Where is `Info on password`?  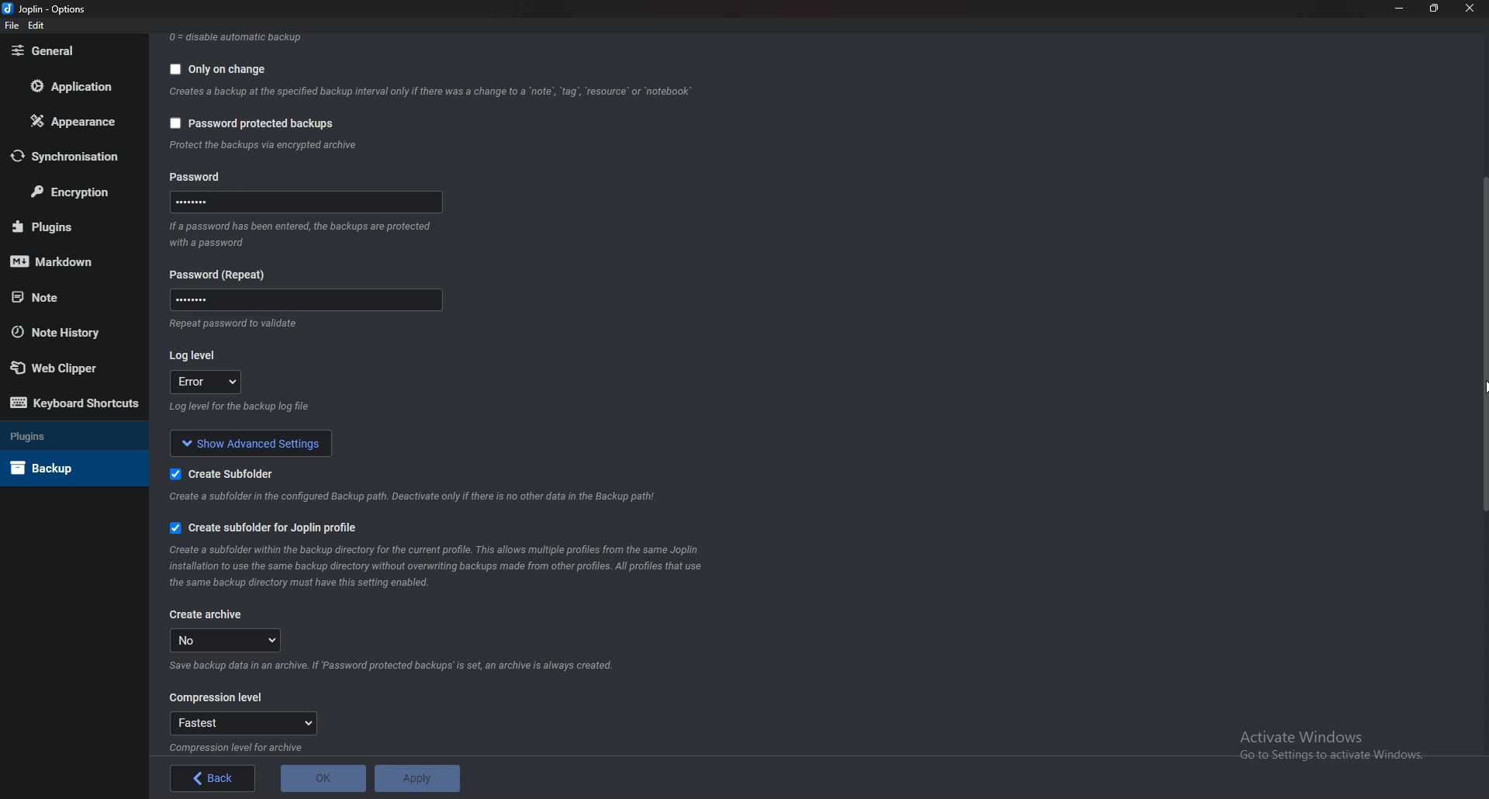
Info on password is located at coordinates (239, 325).